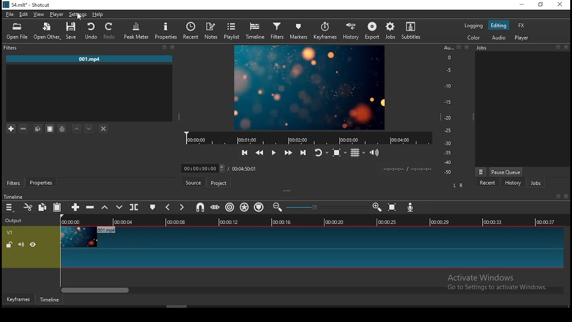 This screenshot has height=322, width=572. I want to click on skip to the next point, so click(303, 153).